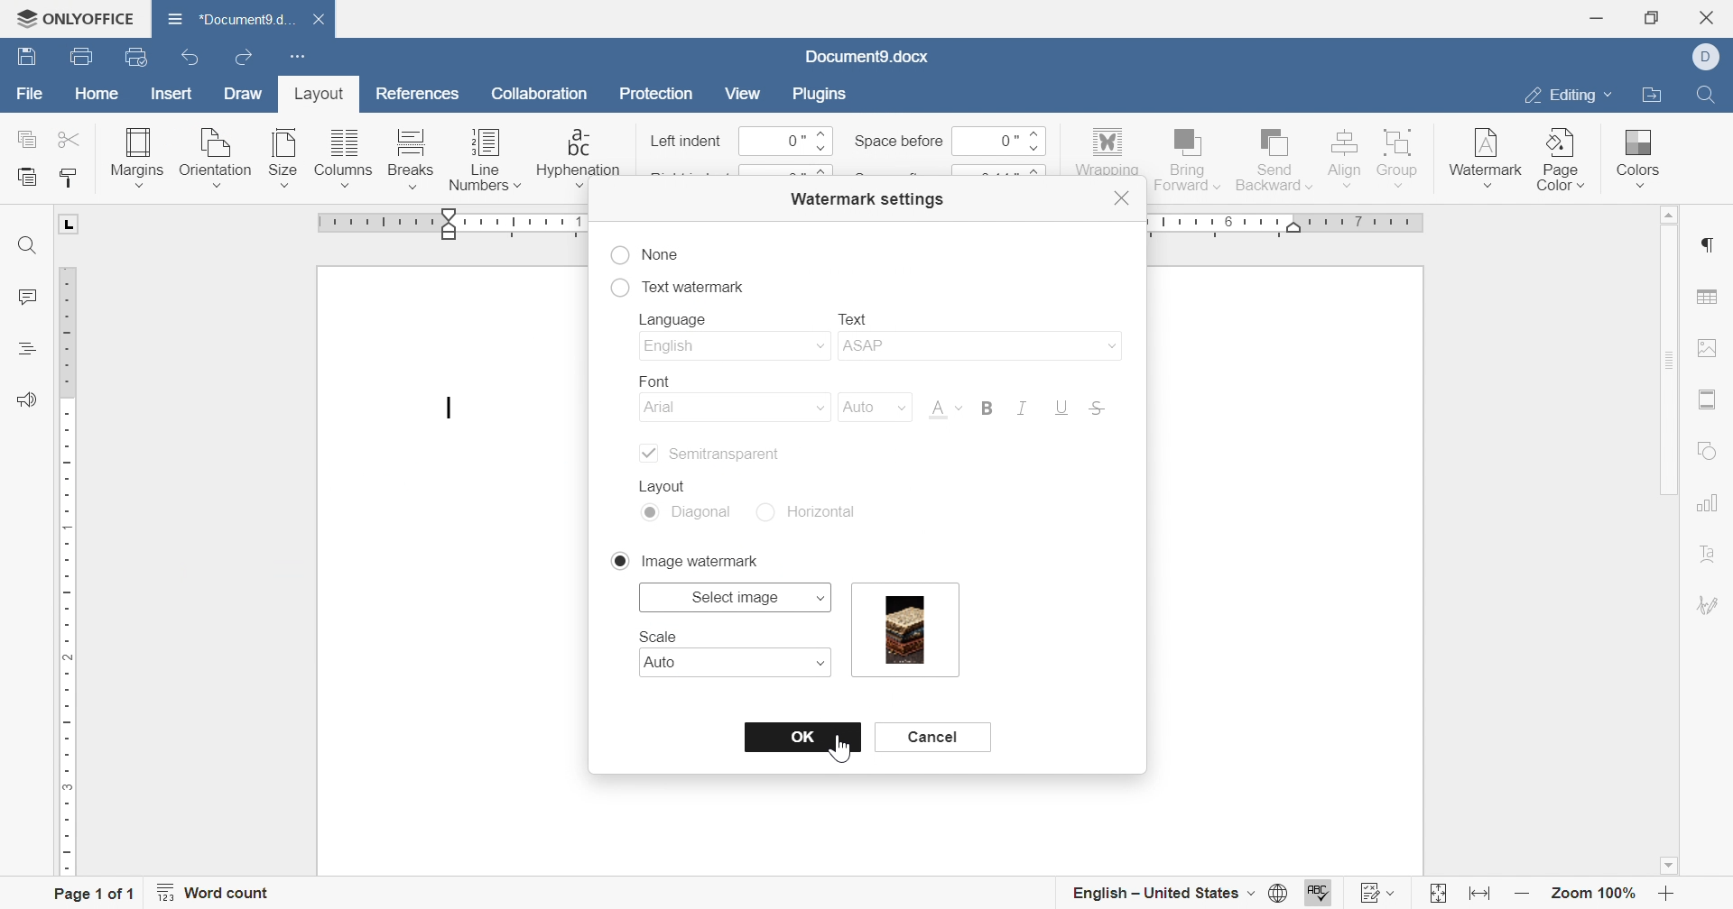  Describe the element at coordinates (682, 560) in the screenshot. I see `image watermark` at that location.